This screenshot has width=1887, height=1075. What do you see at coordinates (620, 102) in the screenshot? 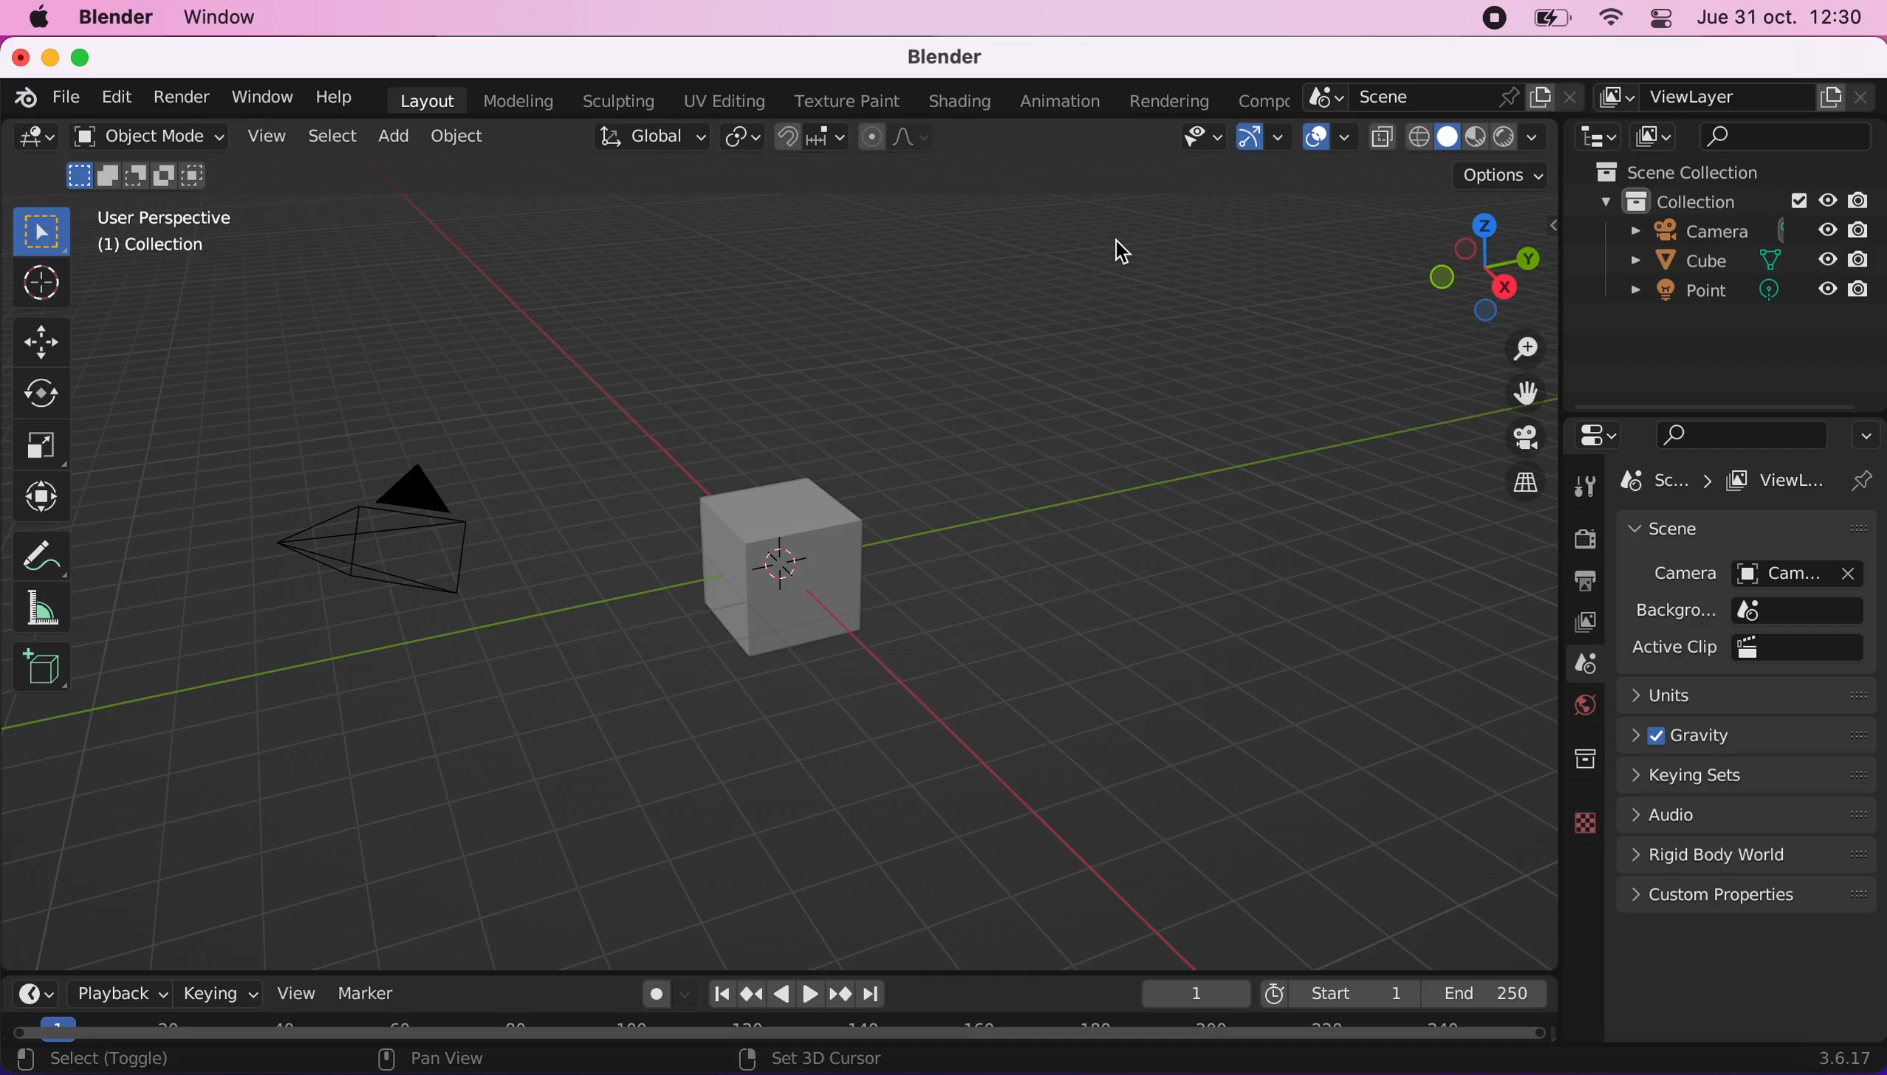
I see `sculpting` at bounding box center [620, 102].